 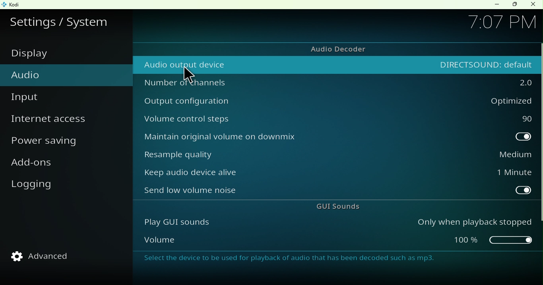 I want to click on 7:07 PM, so click(x=501, y=24).